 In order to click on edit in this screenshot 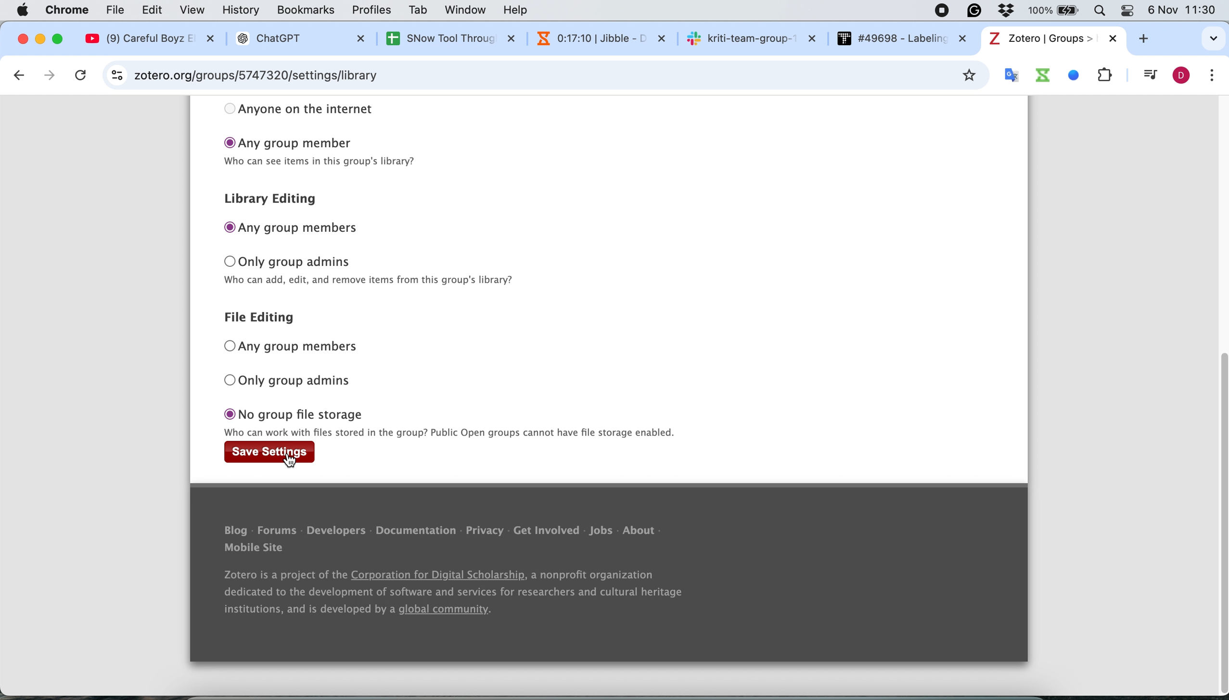, I will do `click(154, 11)`.